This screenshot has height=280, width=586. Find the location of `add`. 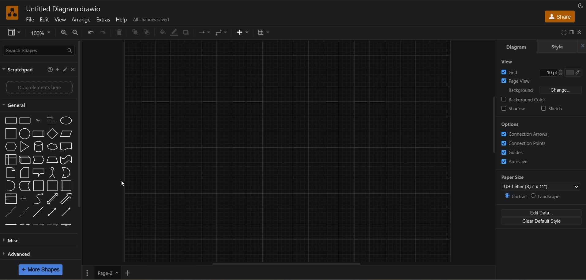

add is located at coordinates (57, 71).